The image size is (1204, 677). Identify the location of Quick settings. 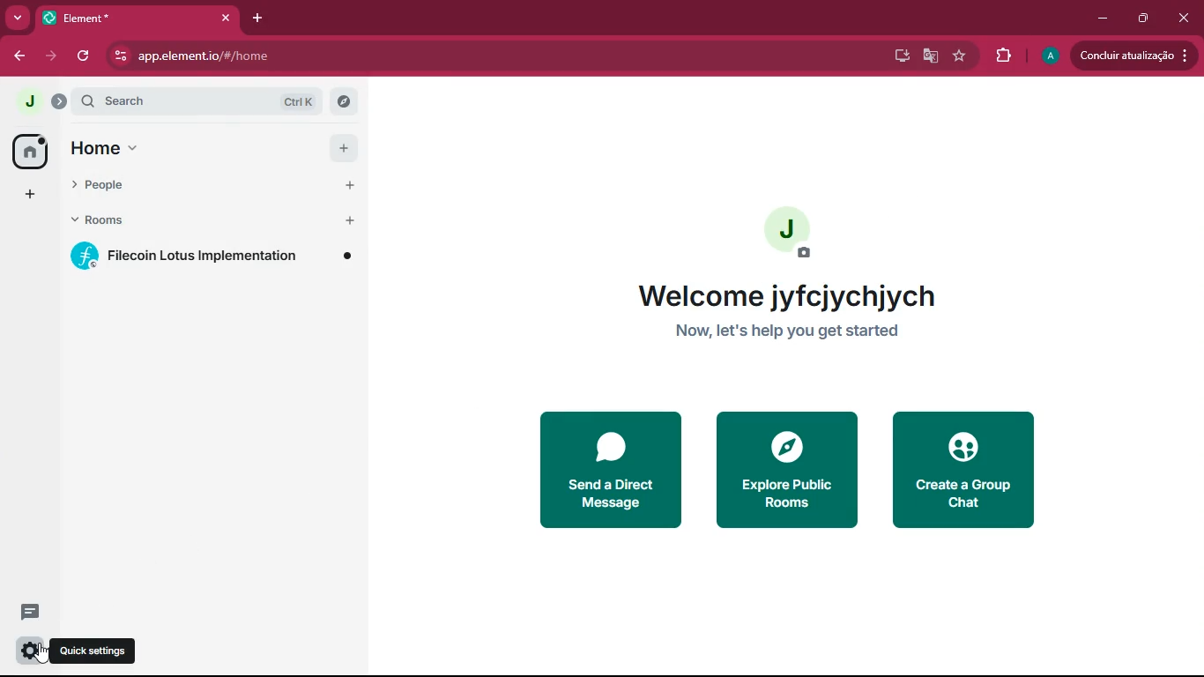
(93, 651).